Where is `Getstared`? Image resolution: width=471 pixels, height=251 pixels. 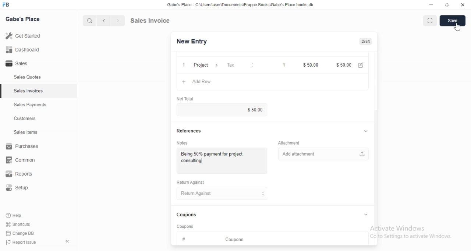 Getstared is located at coordinates (25, 36).